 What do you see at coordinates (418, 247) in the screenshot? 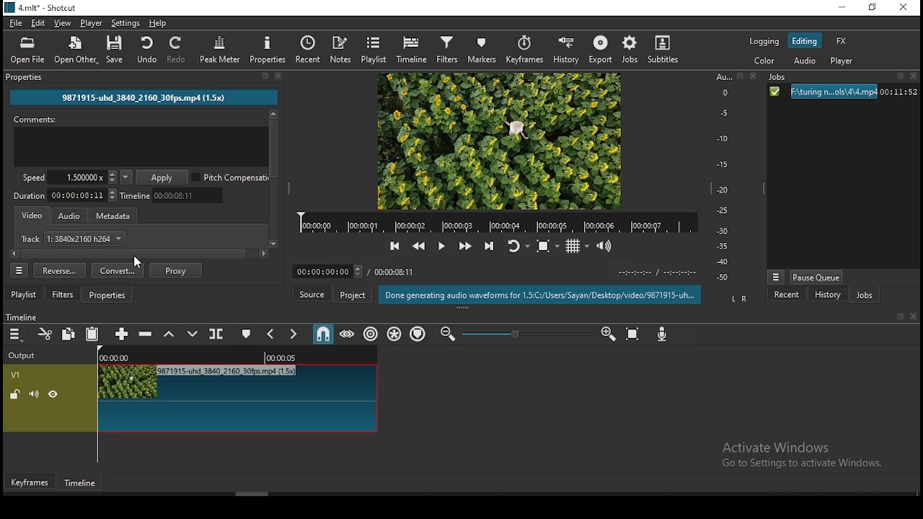
I see `play quickly backwards` at bounding box center [418, 247].